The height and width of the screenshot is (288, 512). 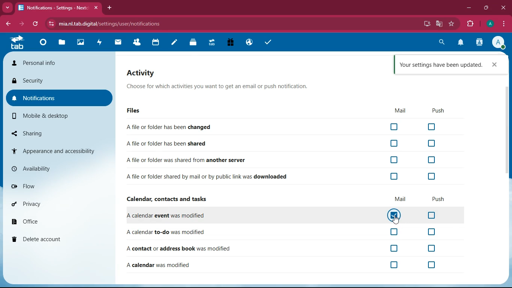 What do you see at coordinates (499, 43) in the screenshot?
I see `profile` at bounding box center [499, 43].